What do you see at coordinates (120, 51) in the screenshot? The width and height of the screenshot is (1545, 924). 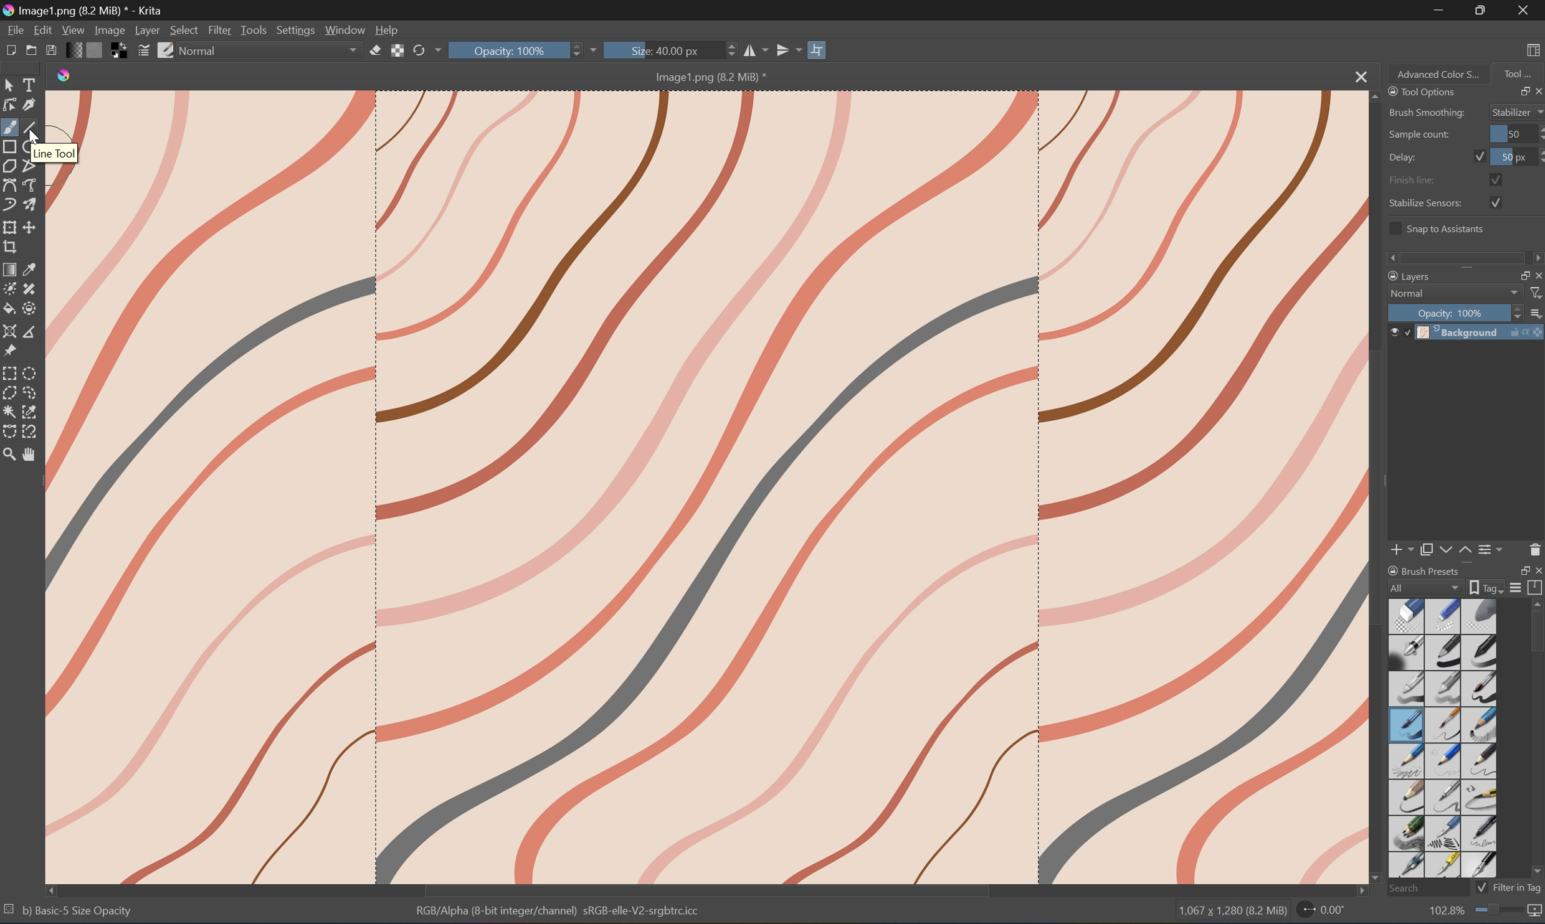 I see `Swap foreground and background colors to black and white` at bounding box center [120, 51].